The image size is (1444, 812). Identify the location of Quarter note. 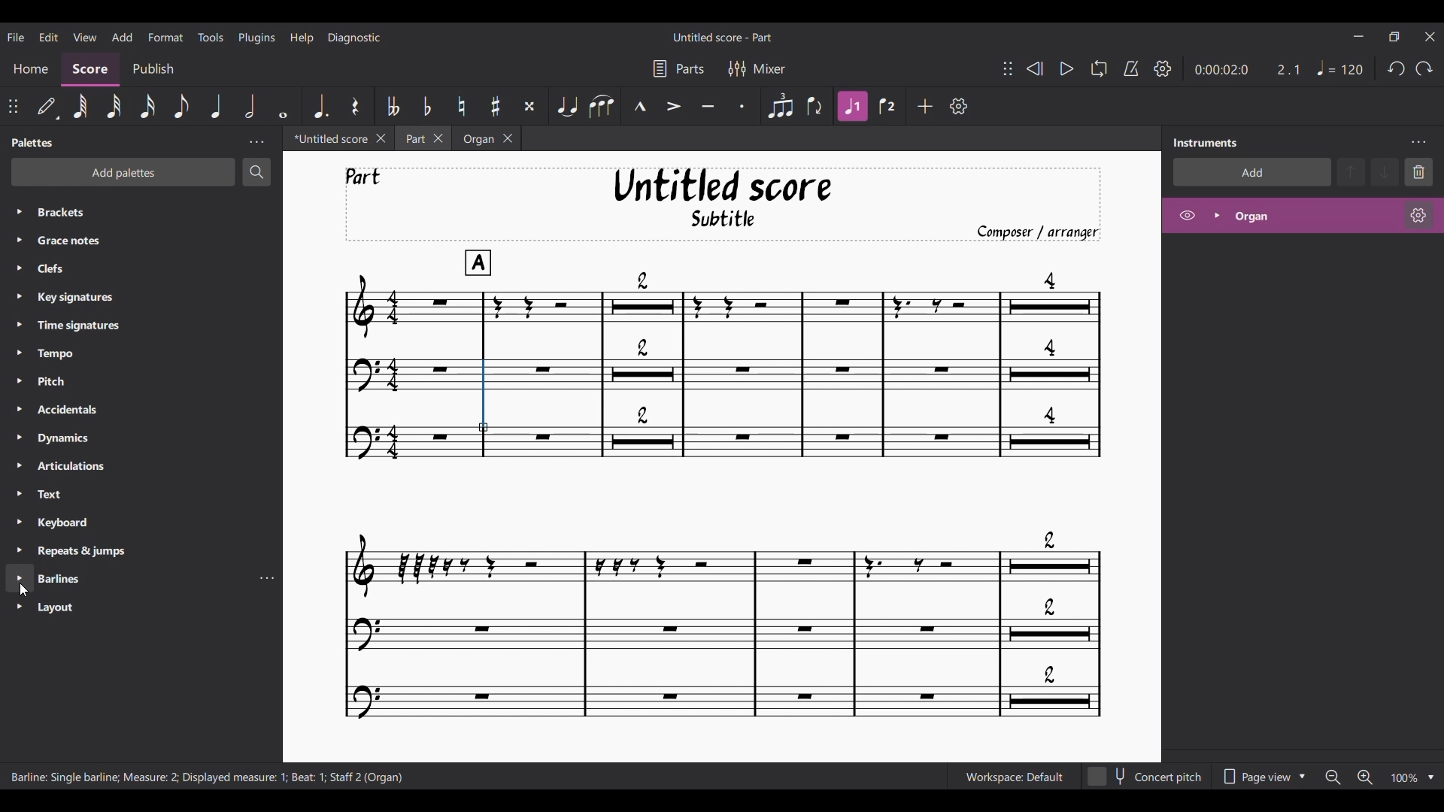
(1341, 68).